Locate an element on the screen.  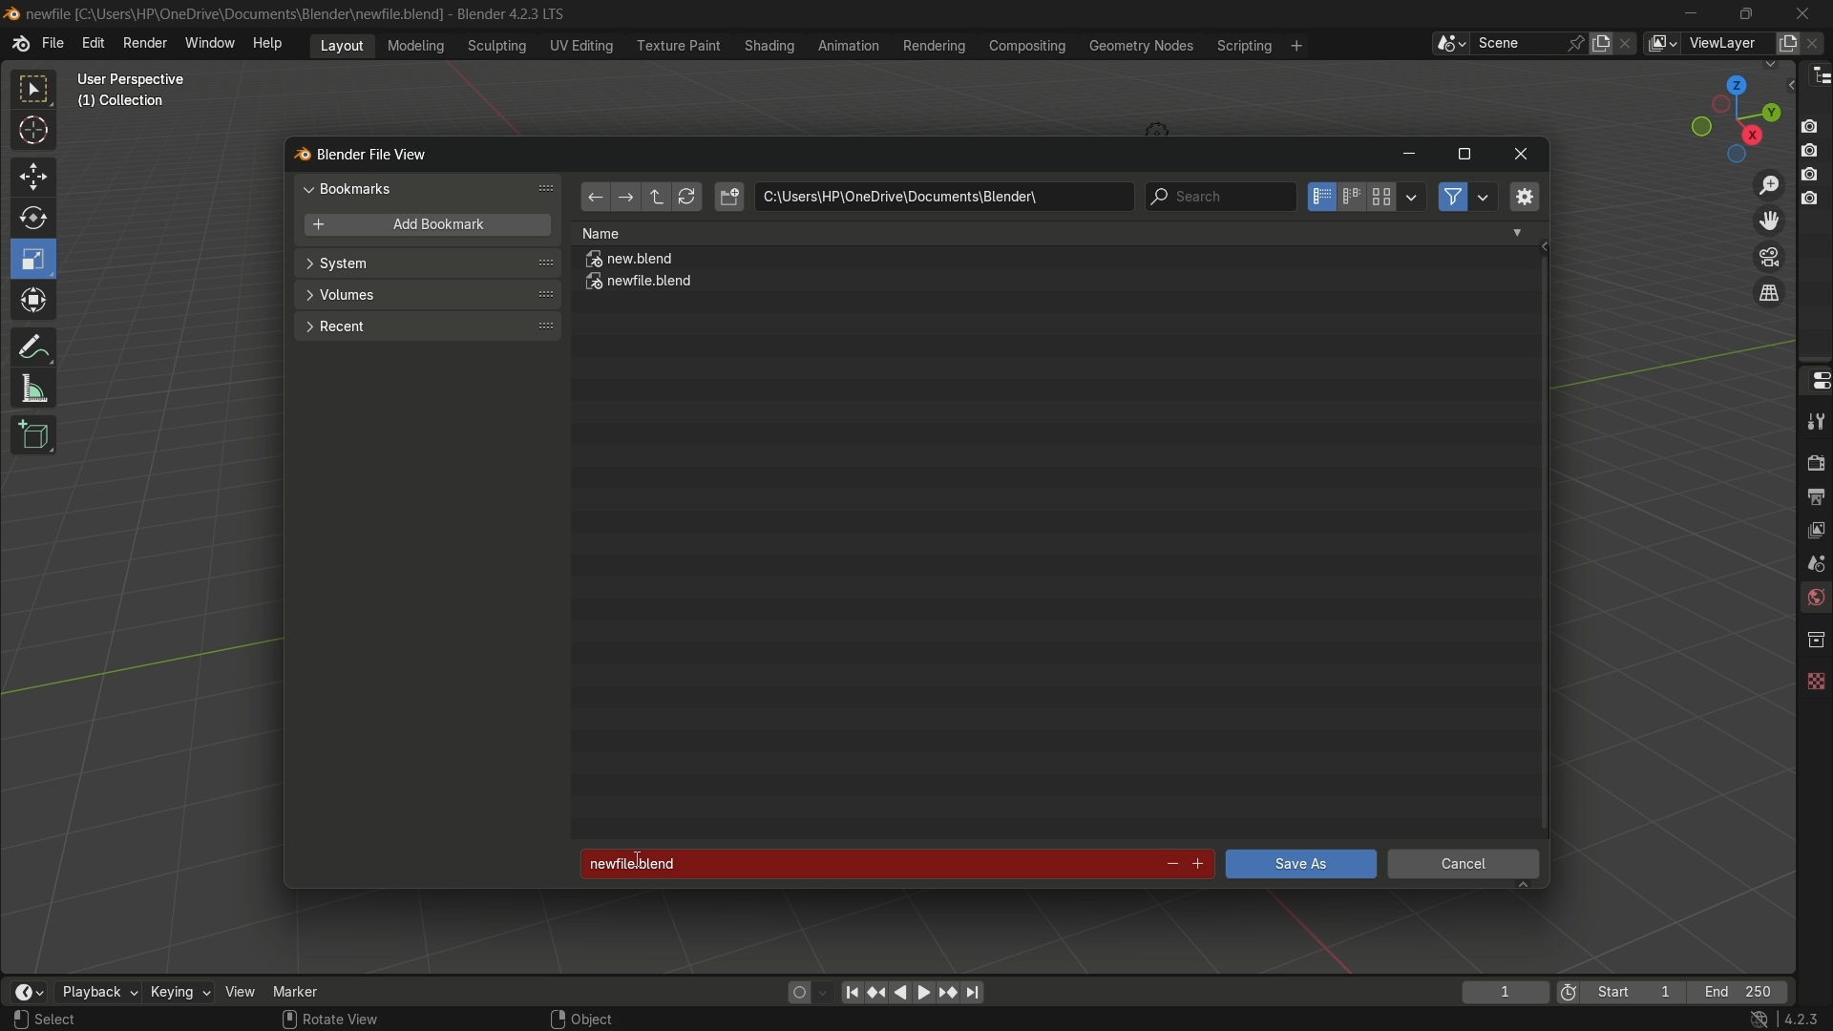
minimize is located at coordinates (1692, 13).